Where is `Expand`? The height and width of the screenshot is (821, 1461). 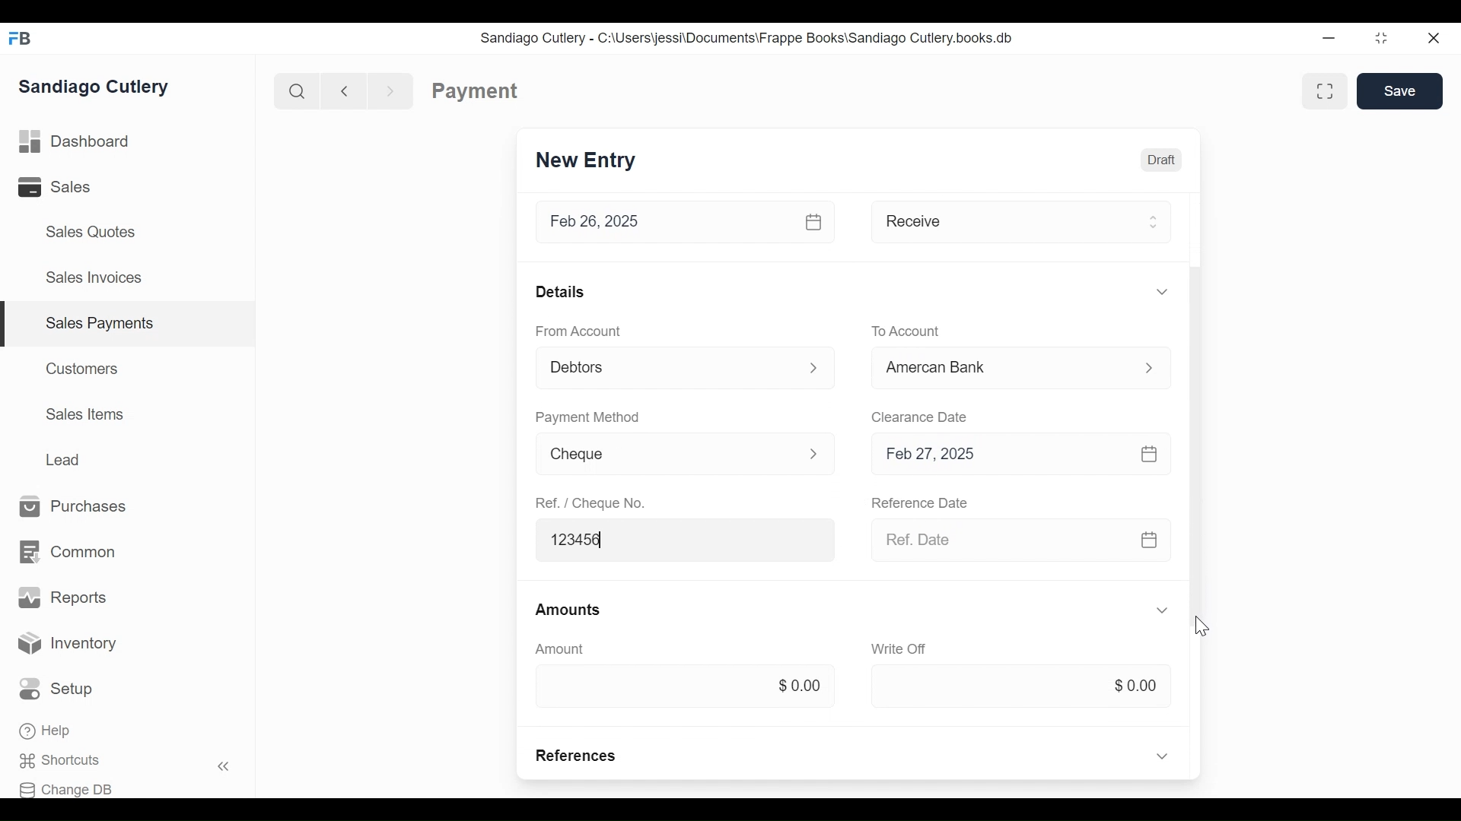
Expand is located at coordinates (1162, 755).